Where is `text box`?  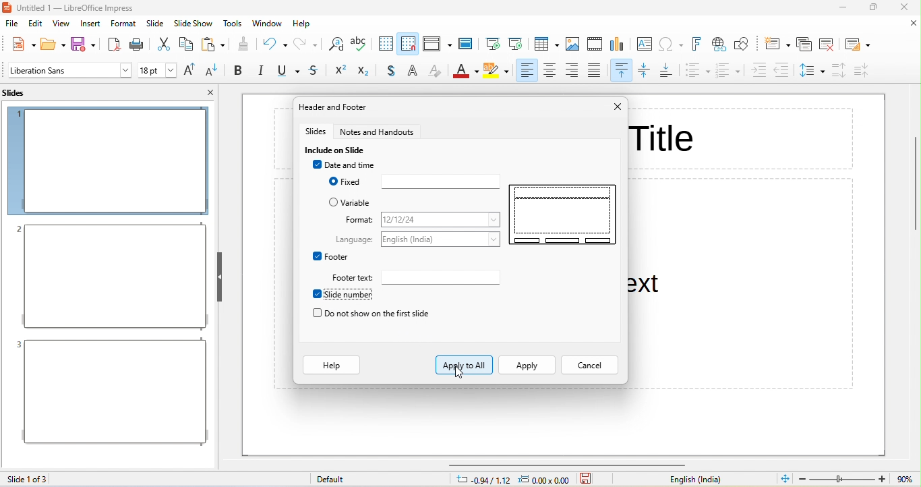
text box is located at coordinates (644, 45).